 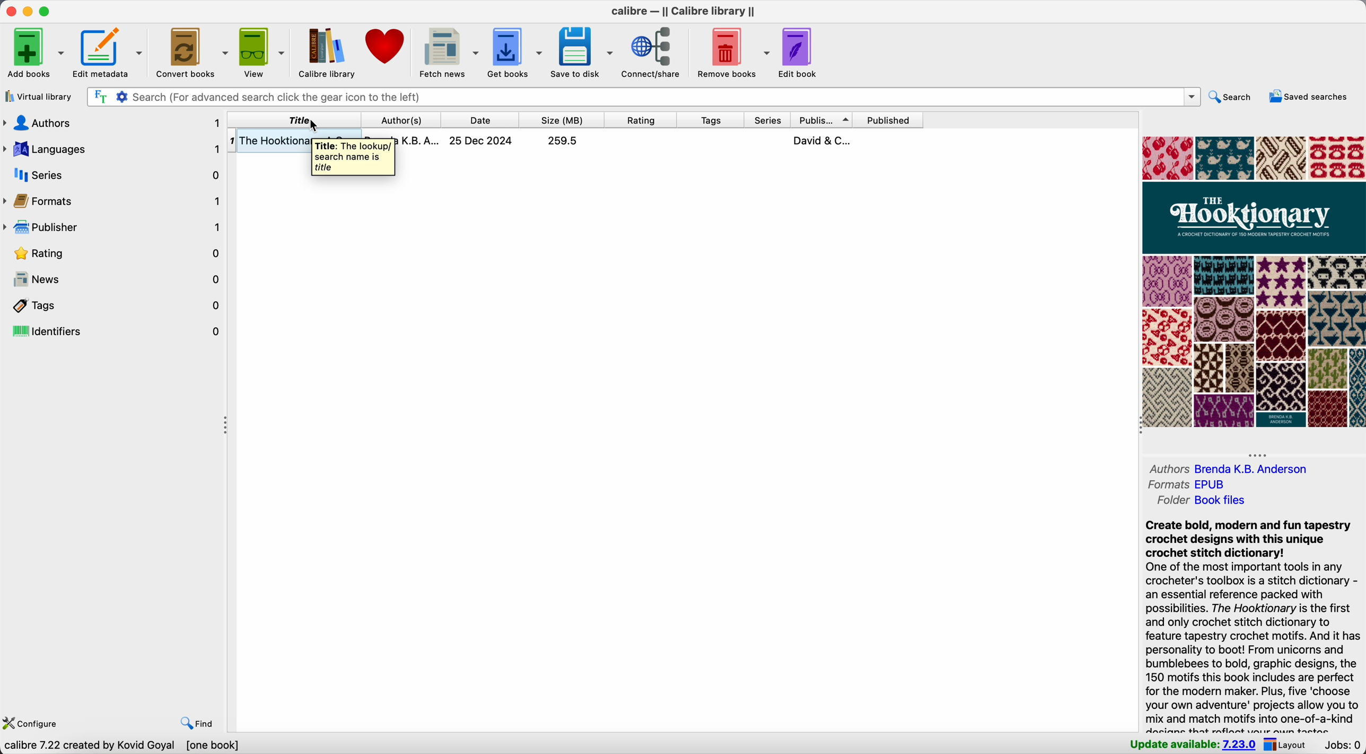 What do you see at coordinates (1186, 484) in the screenshot?
I see `formats EPUB` at bounding box center [1186, 484].